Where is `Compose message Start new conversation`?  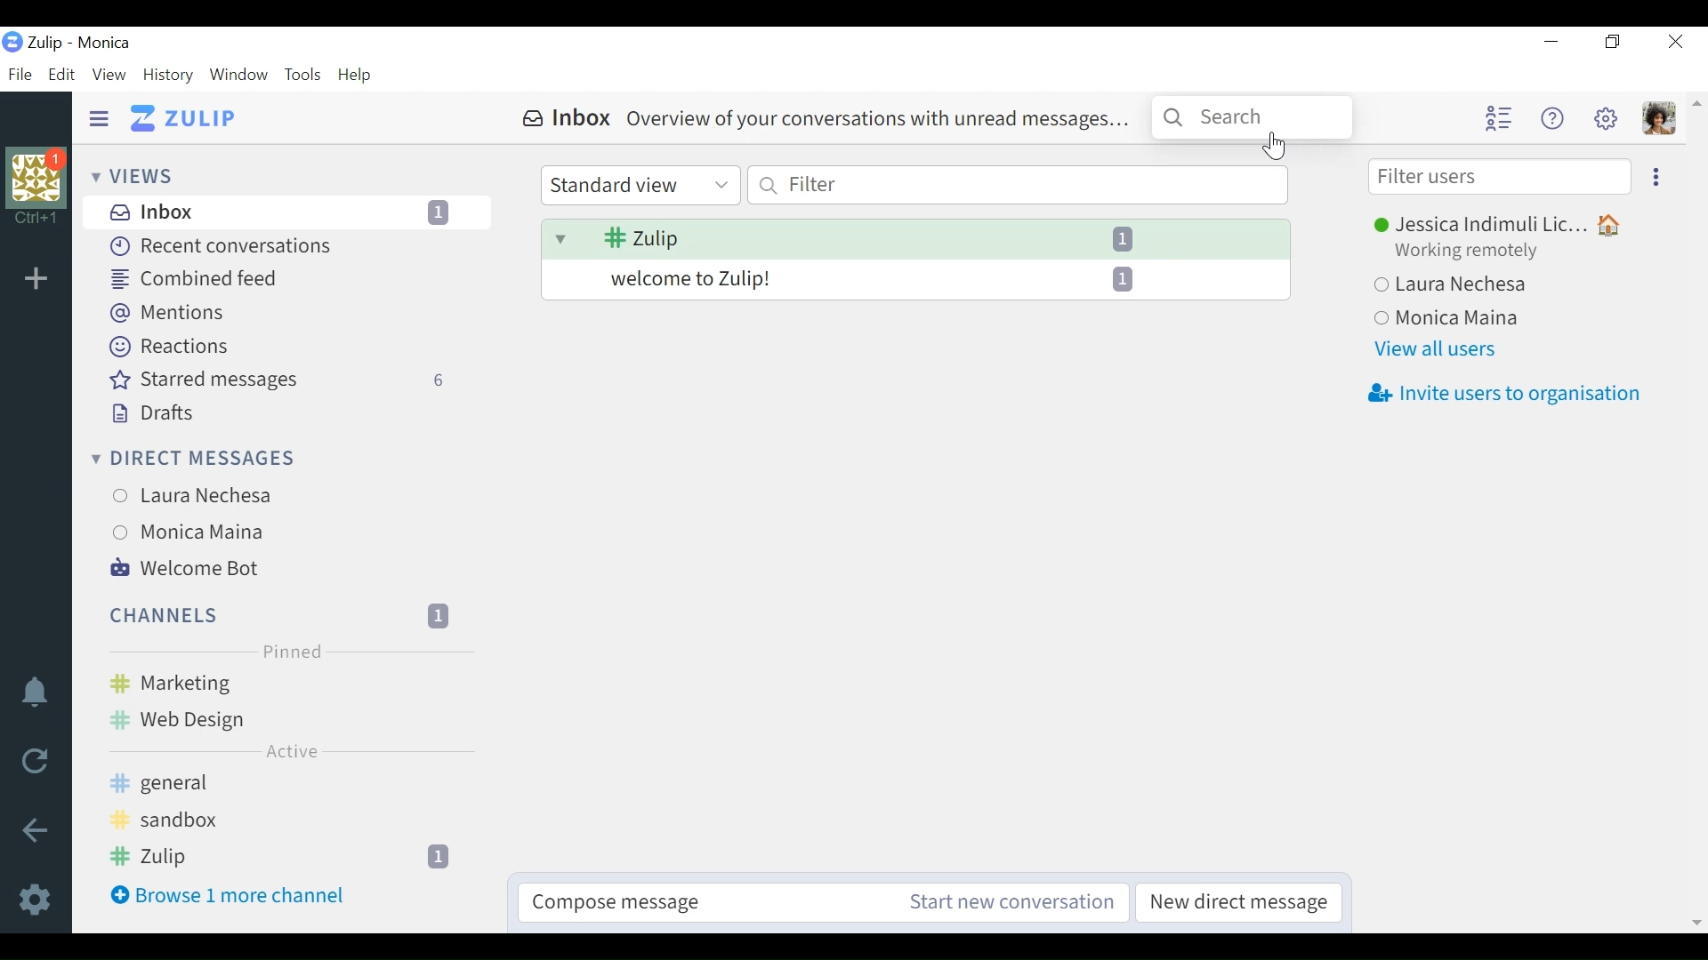
Compose message Start new conversation is located at coordinates (823, 902).